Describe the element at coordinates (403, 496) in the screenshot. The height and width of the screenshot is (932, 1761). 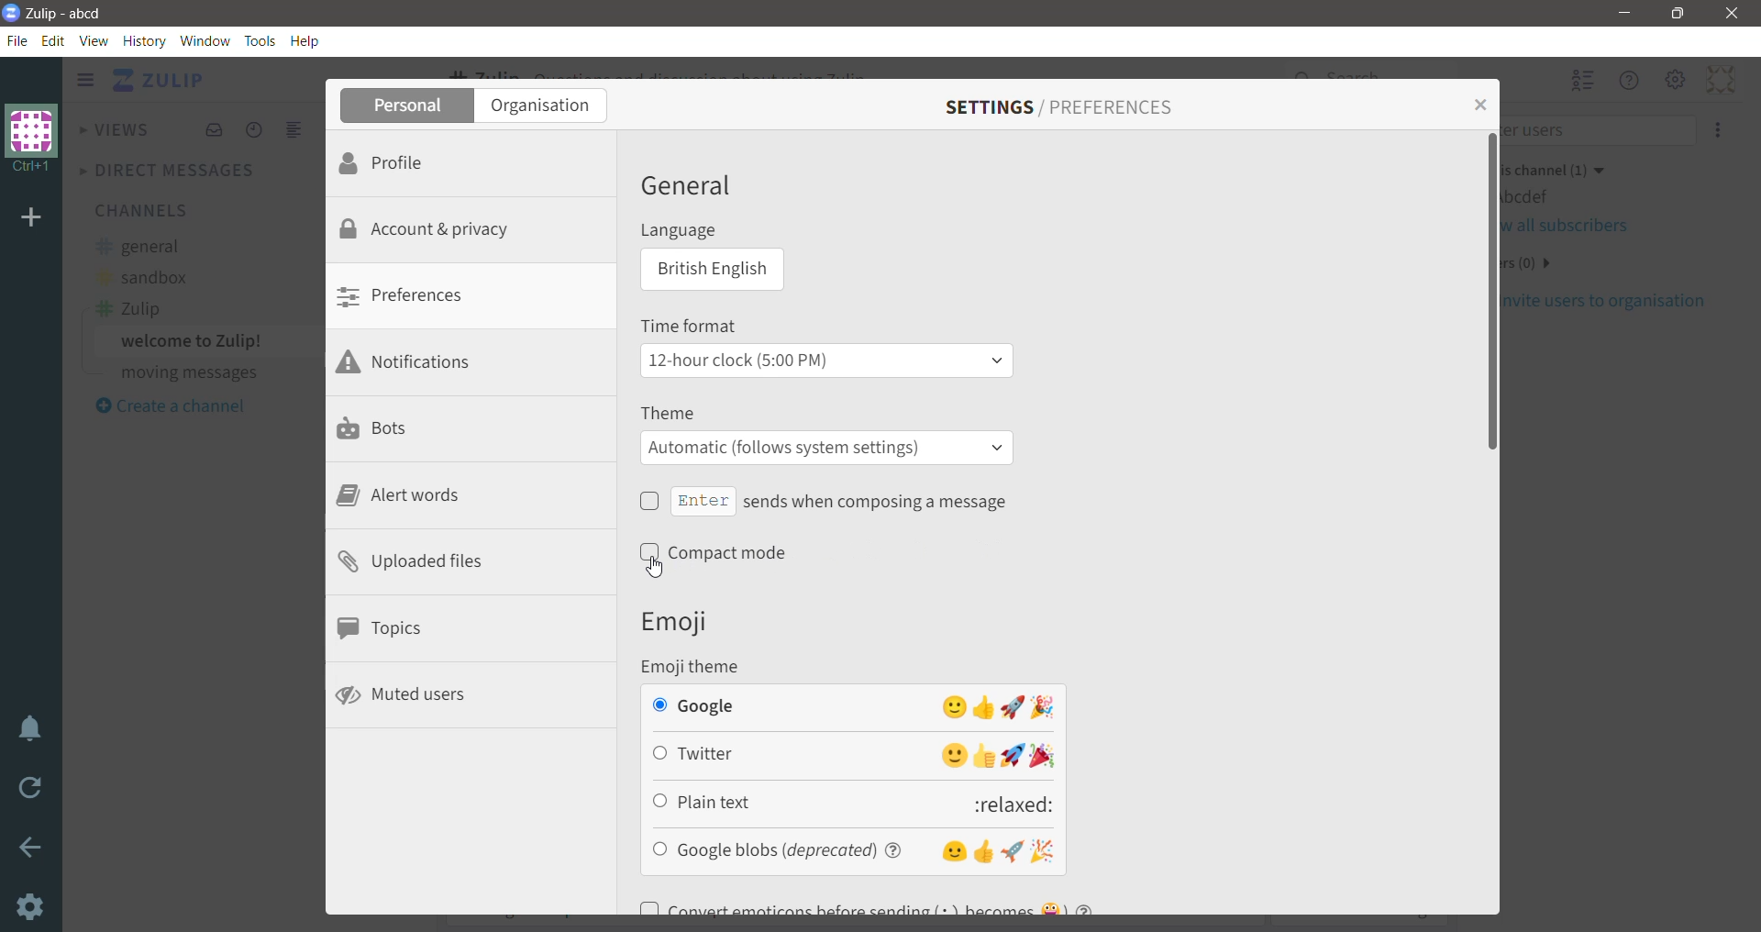
I see `Alert words` at that location.